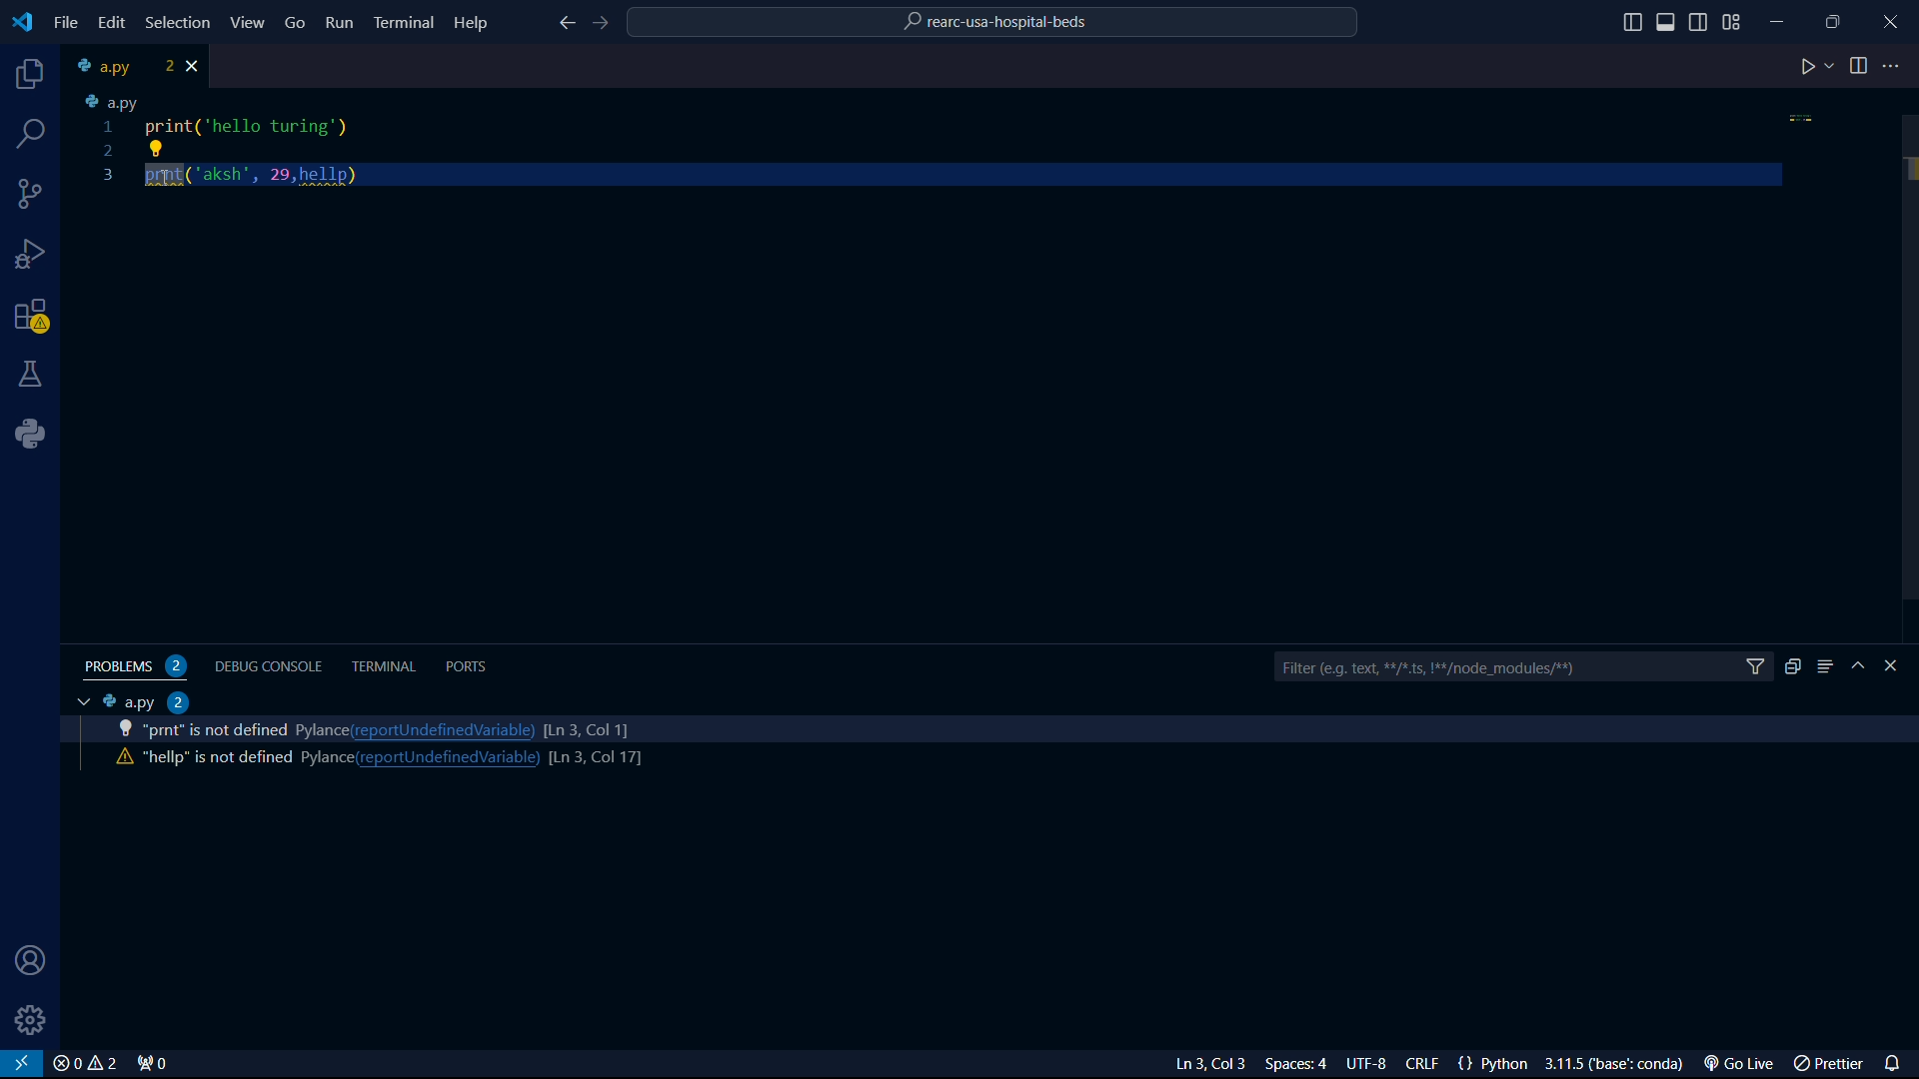 The width and height of the screenshot is (1919, 1079). Describe the element at coordinates (1620, 1064) in the screenshot. I see `3.1.5` at that location.